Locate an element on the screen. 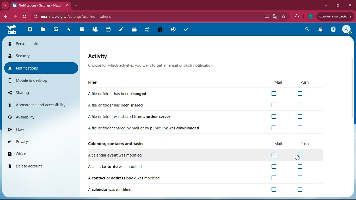  checkbox is located at coordinates (274, 94).